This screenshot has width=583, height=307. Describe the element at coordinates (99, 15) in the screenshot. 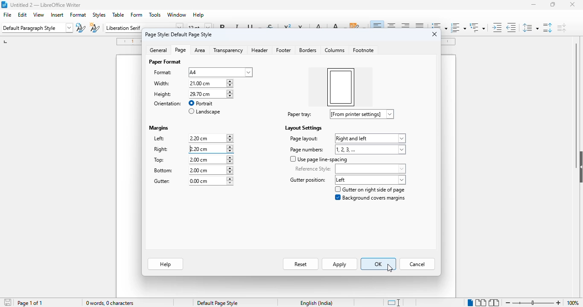

I see `styles` at that location.